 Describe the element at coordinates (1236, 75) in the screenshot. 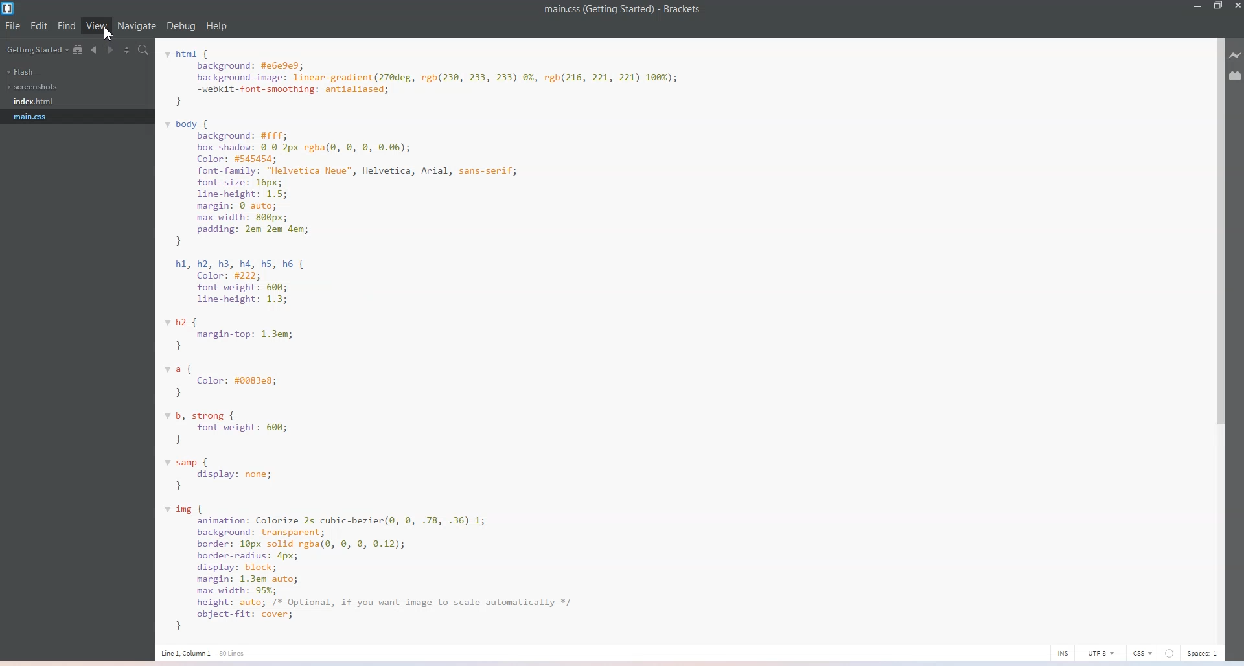

I see `Extension Manager` at that location.